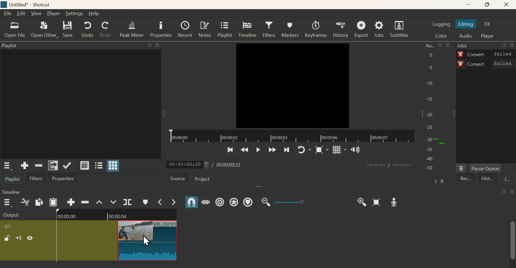  What do you see at coordinates (12, 180) in the screenshot?
I see `Playlist` at bounding box center [12, 180].